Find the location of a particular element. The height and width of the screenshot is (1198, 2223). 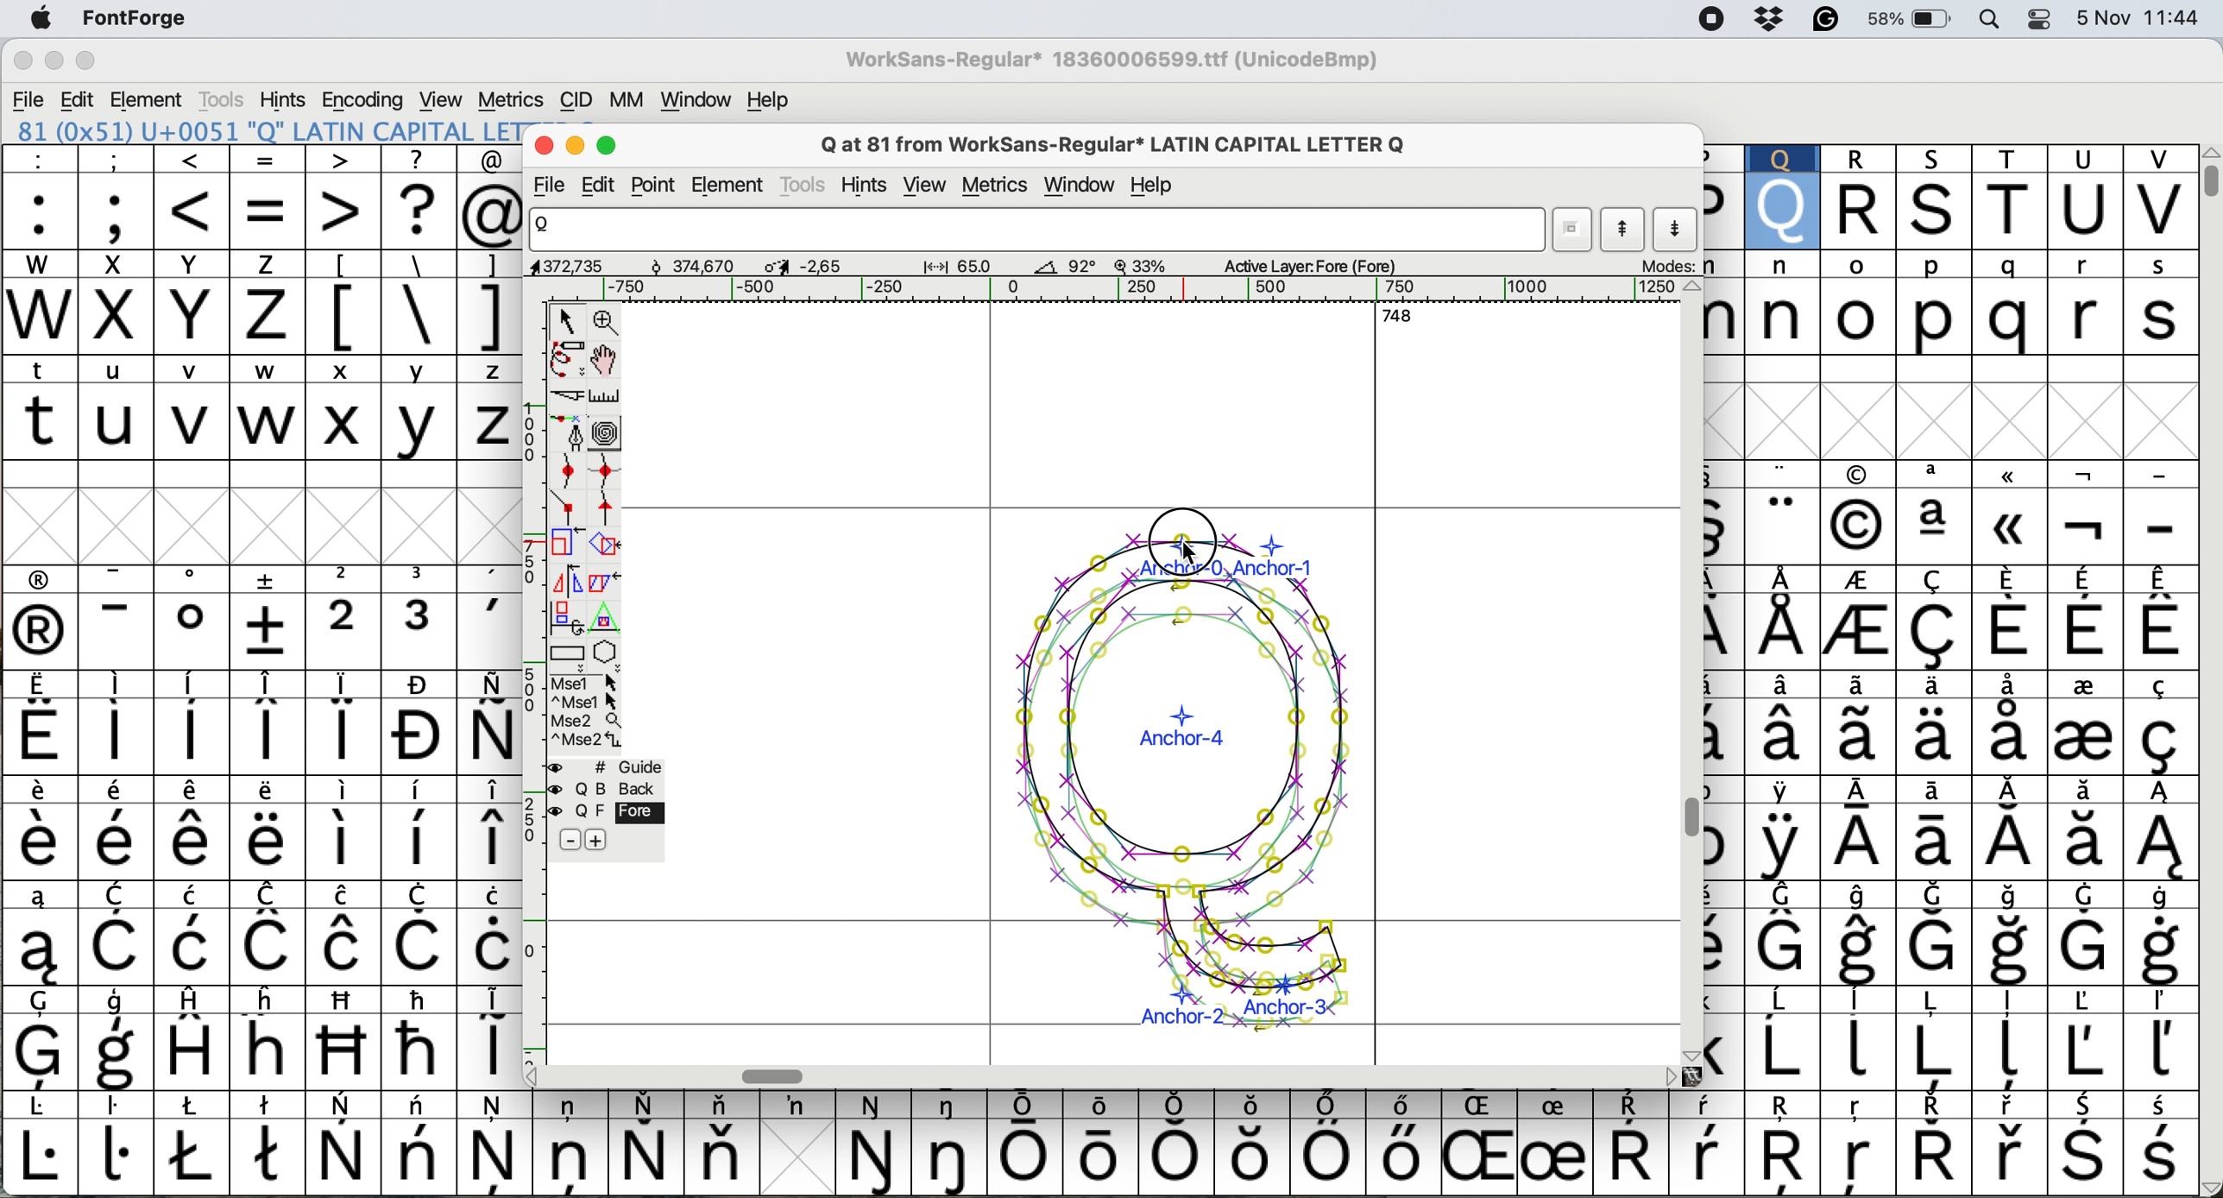

hints is located at coordinates (287, 100).